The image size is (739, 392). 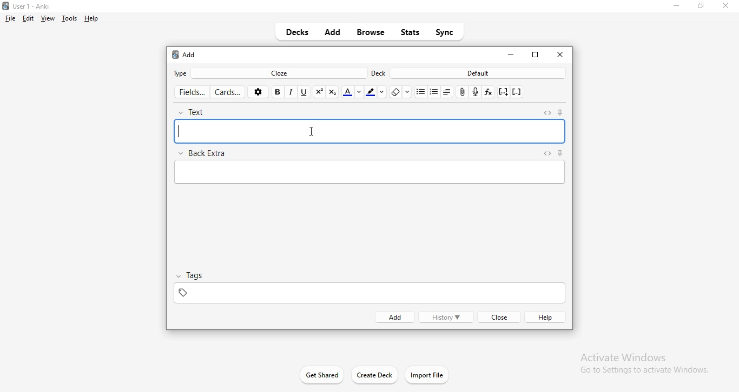 I want to click on import files, so click(x=428, y=375).